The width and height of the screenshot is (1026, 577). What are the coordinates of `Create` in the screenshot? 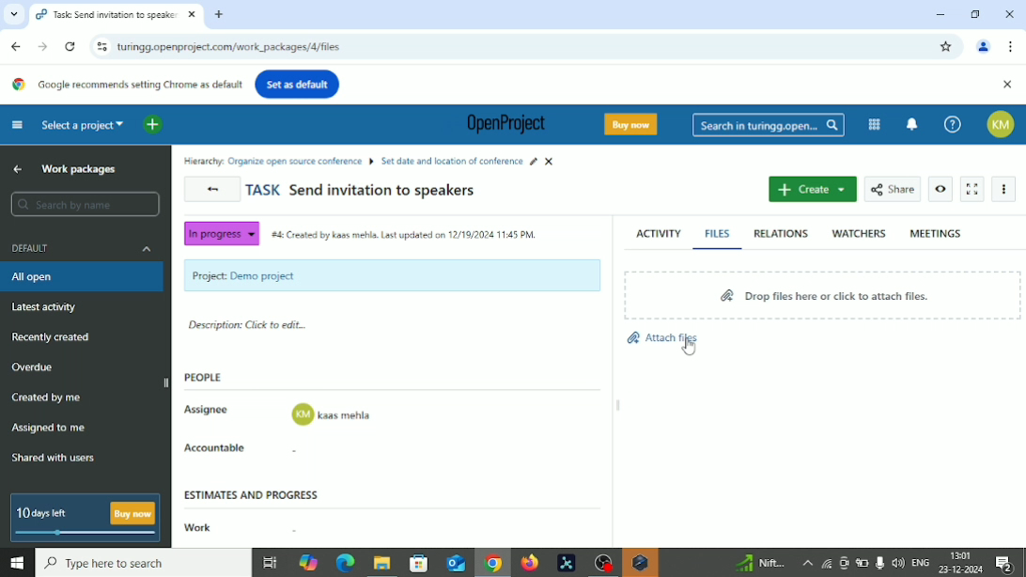 It's located at (812, 190).